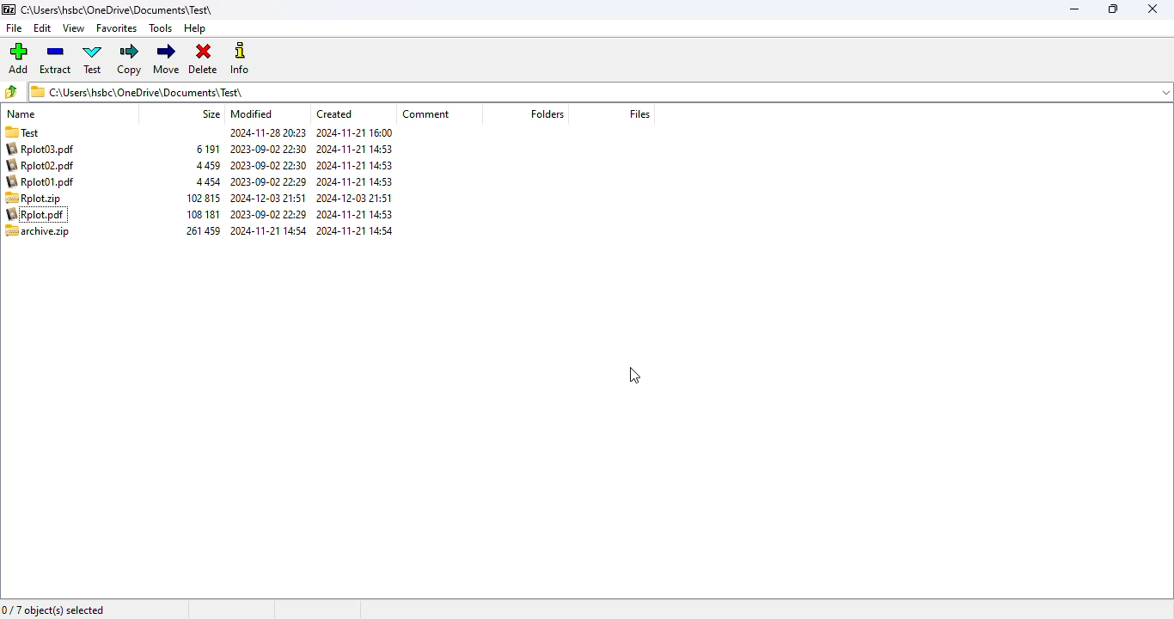  What do you see at coordinates (203, 59) in the screenshot?
I see `delete` at bounding box center [203, 59].